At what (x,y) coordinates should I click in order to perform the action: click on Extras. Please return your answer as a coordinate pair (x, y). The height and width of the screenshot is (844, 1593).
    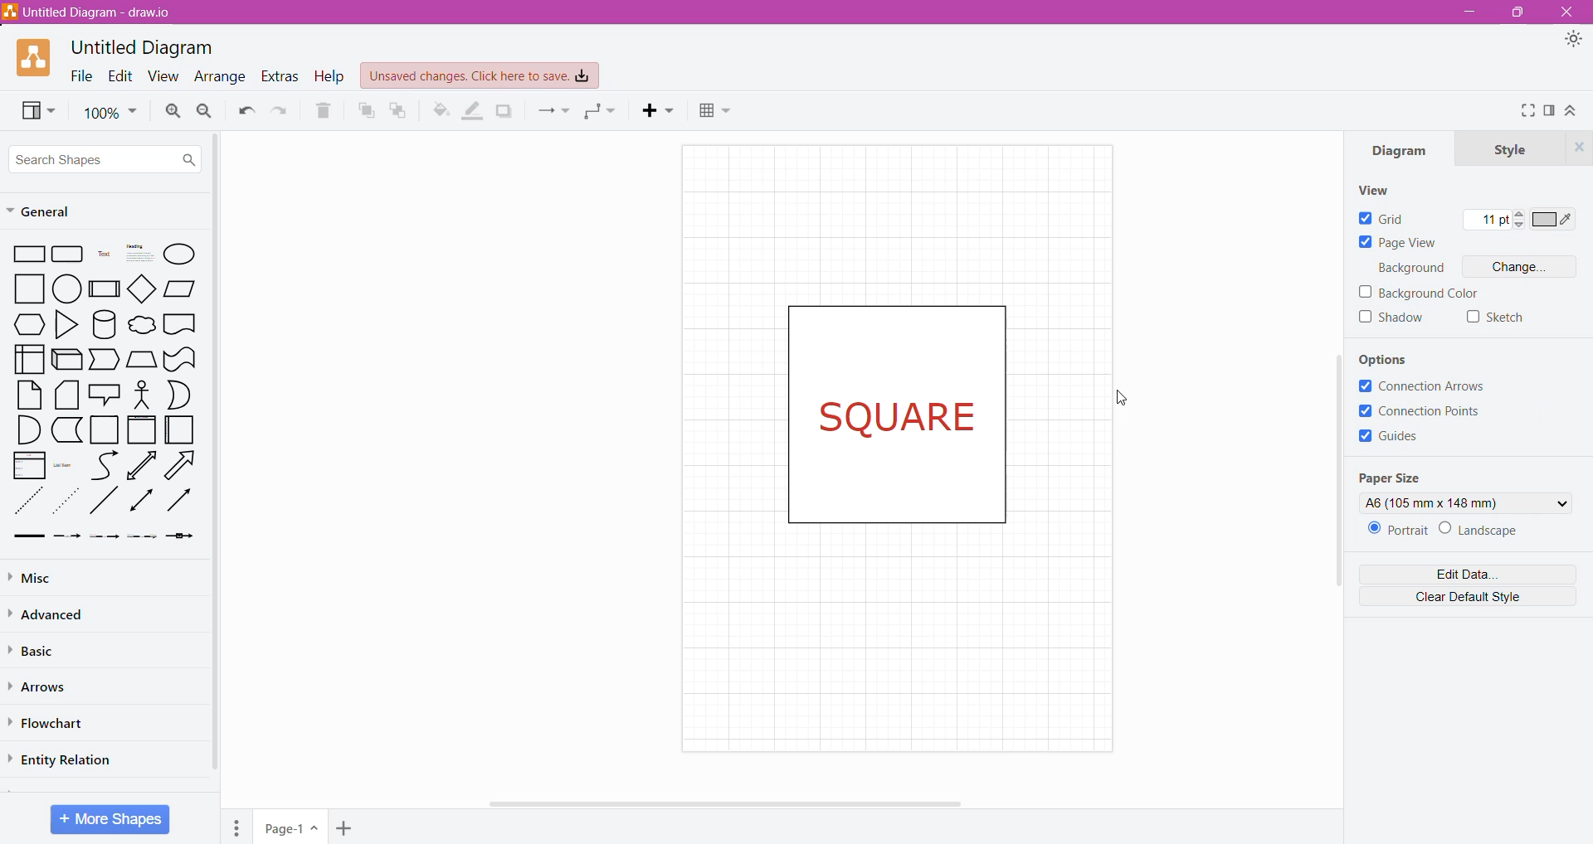
    Looking at the image, I should click on (280, 76).